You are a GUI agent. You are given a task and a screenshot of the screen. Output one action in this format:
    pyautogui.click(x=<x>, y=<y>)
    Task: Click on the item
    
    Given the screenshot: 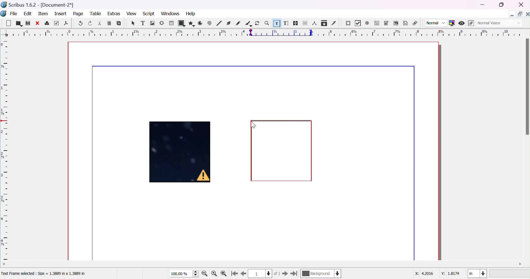 What is the action you would take?
    pyautogui.click(x=43, y=14)
    